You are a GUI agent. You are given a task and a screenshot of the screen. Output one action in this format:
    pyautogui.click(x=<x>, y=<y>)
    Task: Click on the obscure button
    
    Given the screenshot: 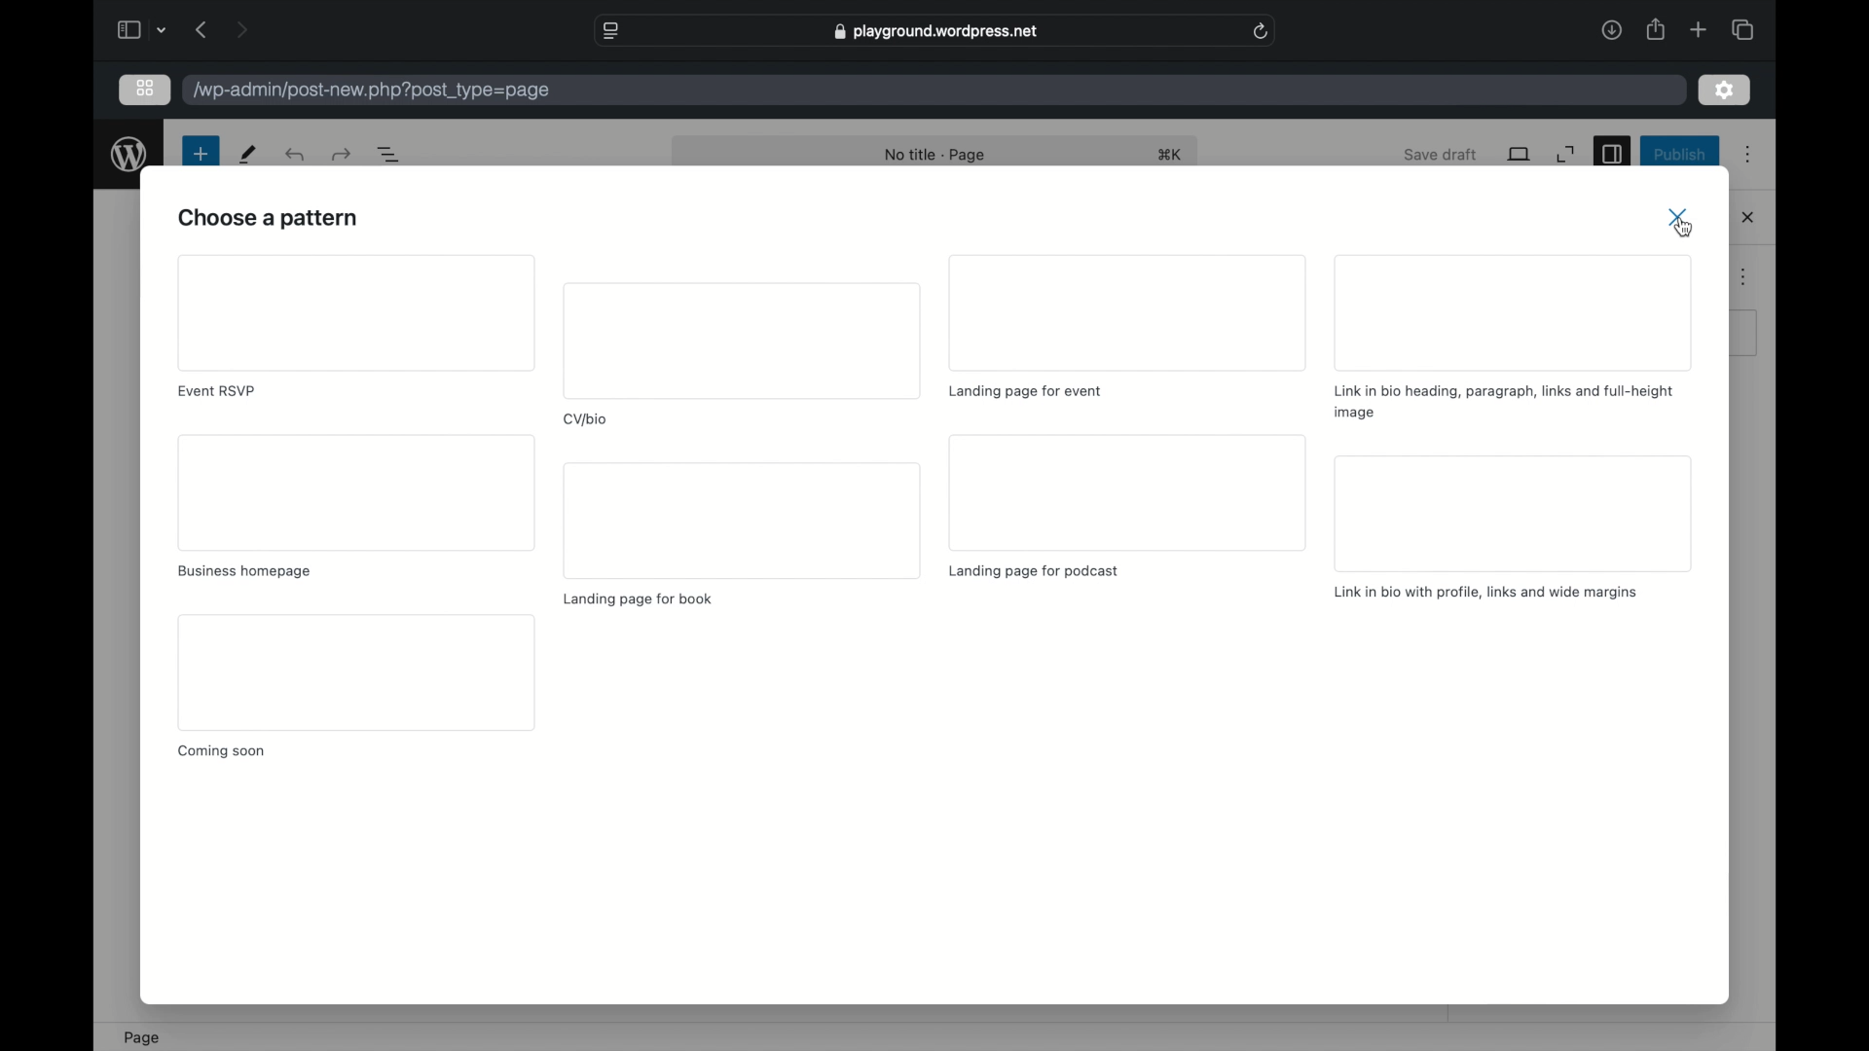 What is the action you would take?
    pyautogui.click(x=1744, y=332)
    